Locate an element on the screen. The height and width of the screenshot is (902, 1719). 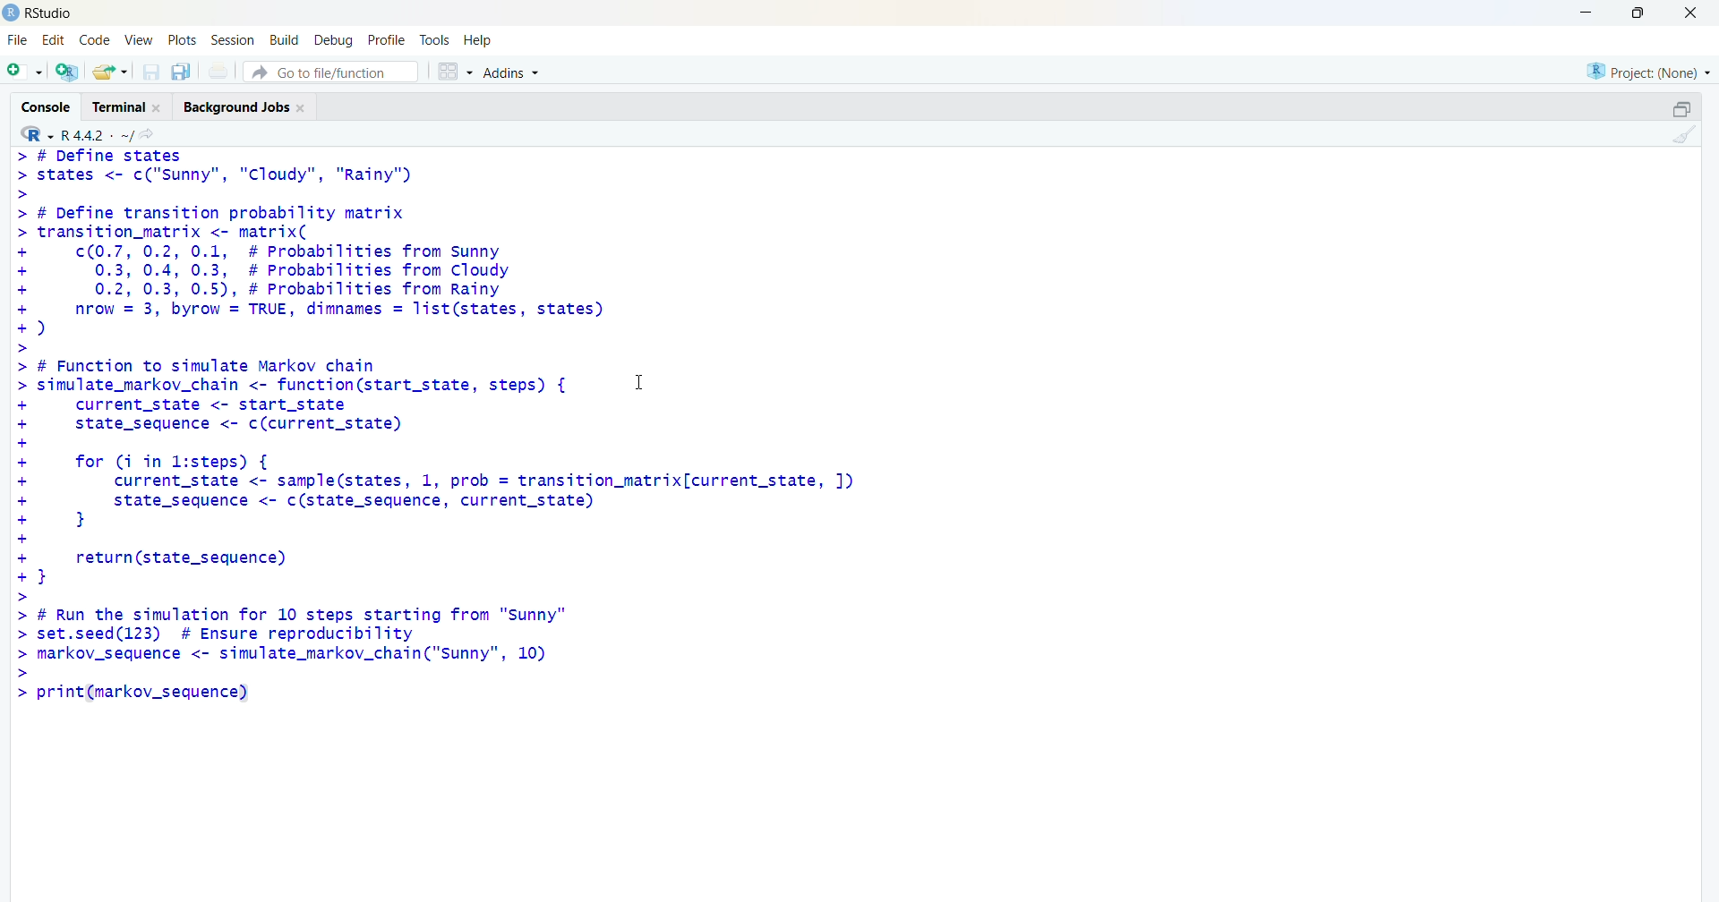
addins is located at coordinates (515, 72).